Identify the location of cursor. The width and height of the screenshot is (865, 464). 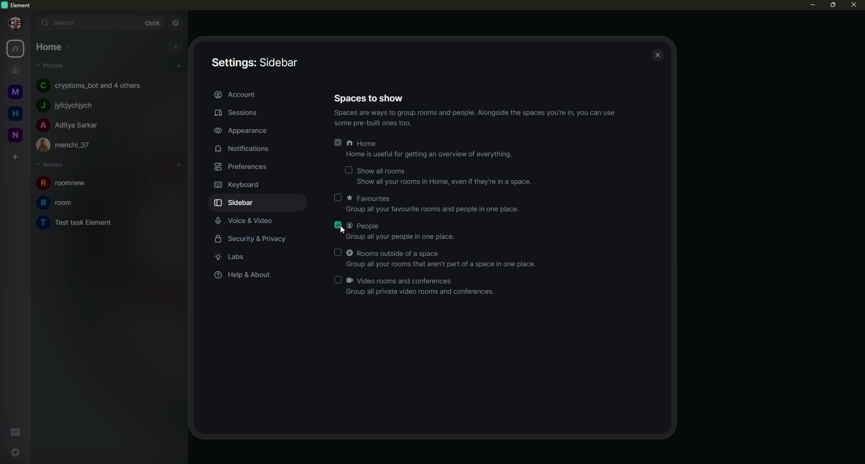
(345, 232).